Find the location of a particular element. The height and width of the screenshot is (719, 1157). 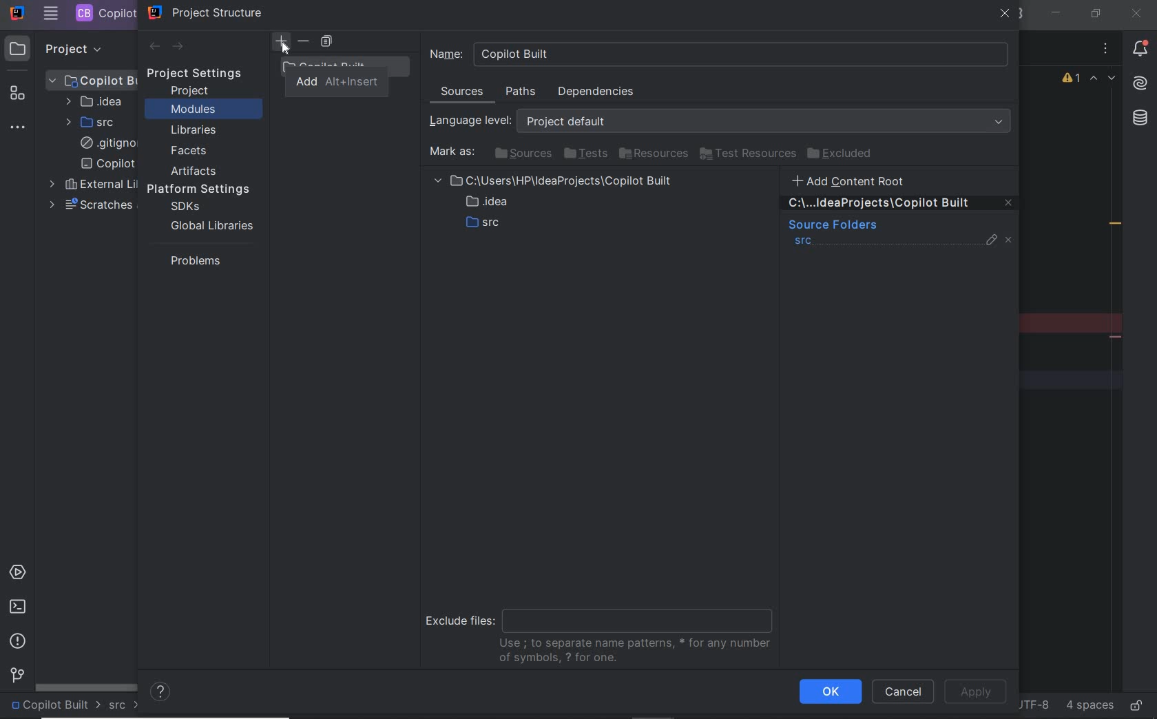

notifications is located at coordinates (1140, 50).